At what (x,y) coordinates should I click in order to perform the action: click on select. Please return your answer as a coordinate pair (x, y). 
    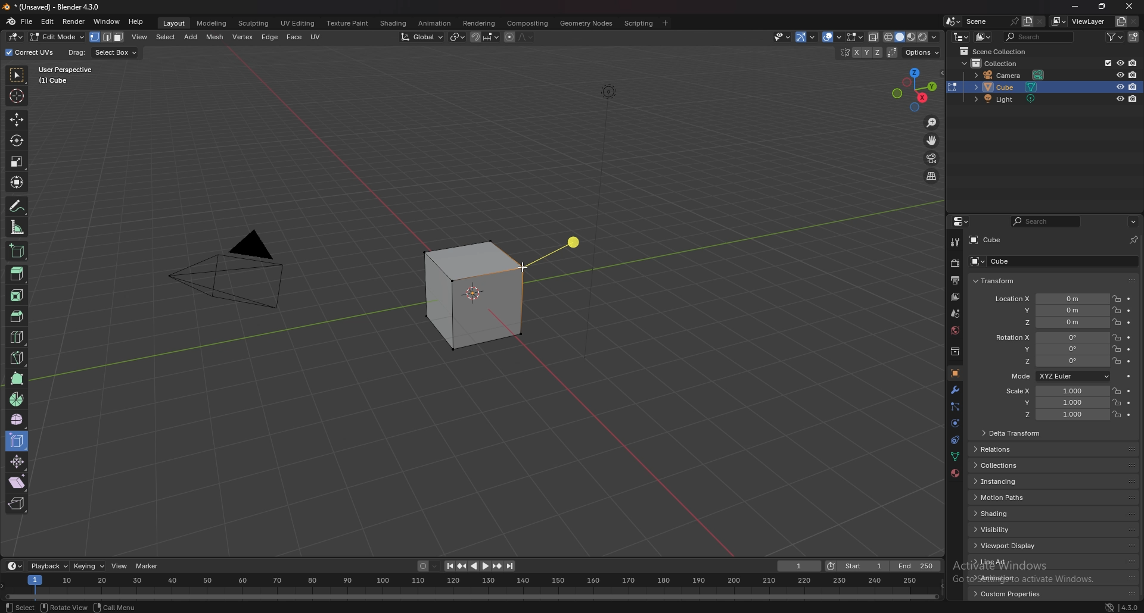
    Looking at the image, I should click on (17, 76).